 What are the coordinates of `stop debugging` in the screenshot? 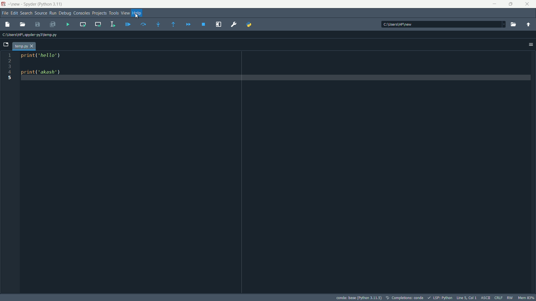 It's located at (204, 24).